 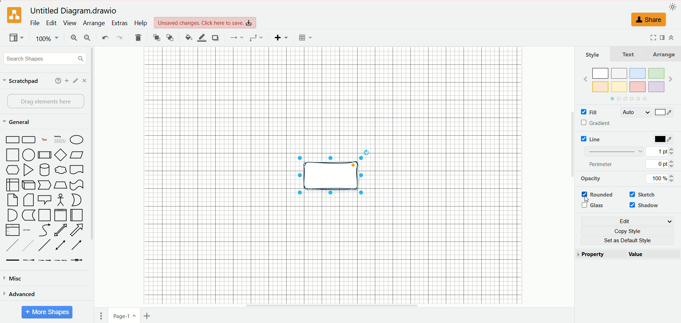 I want to click on edit, so click(x=51, y=23).